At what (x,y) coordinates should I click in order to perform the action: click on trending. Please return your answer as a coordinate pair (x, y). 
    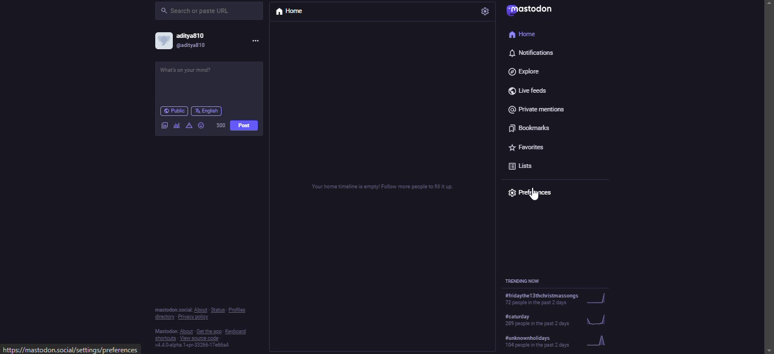
    Looking at the image, I should click on (568, 318).